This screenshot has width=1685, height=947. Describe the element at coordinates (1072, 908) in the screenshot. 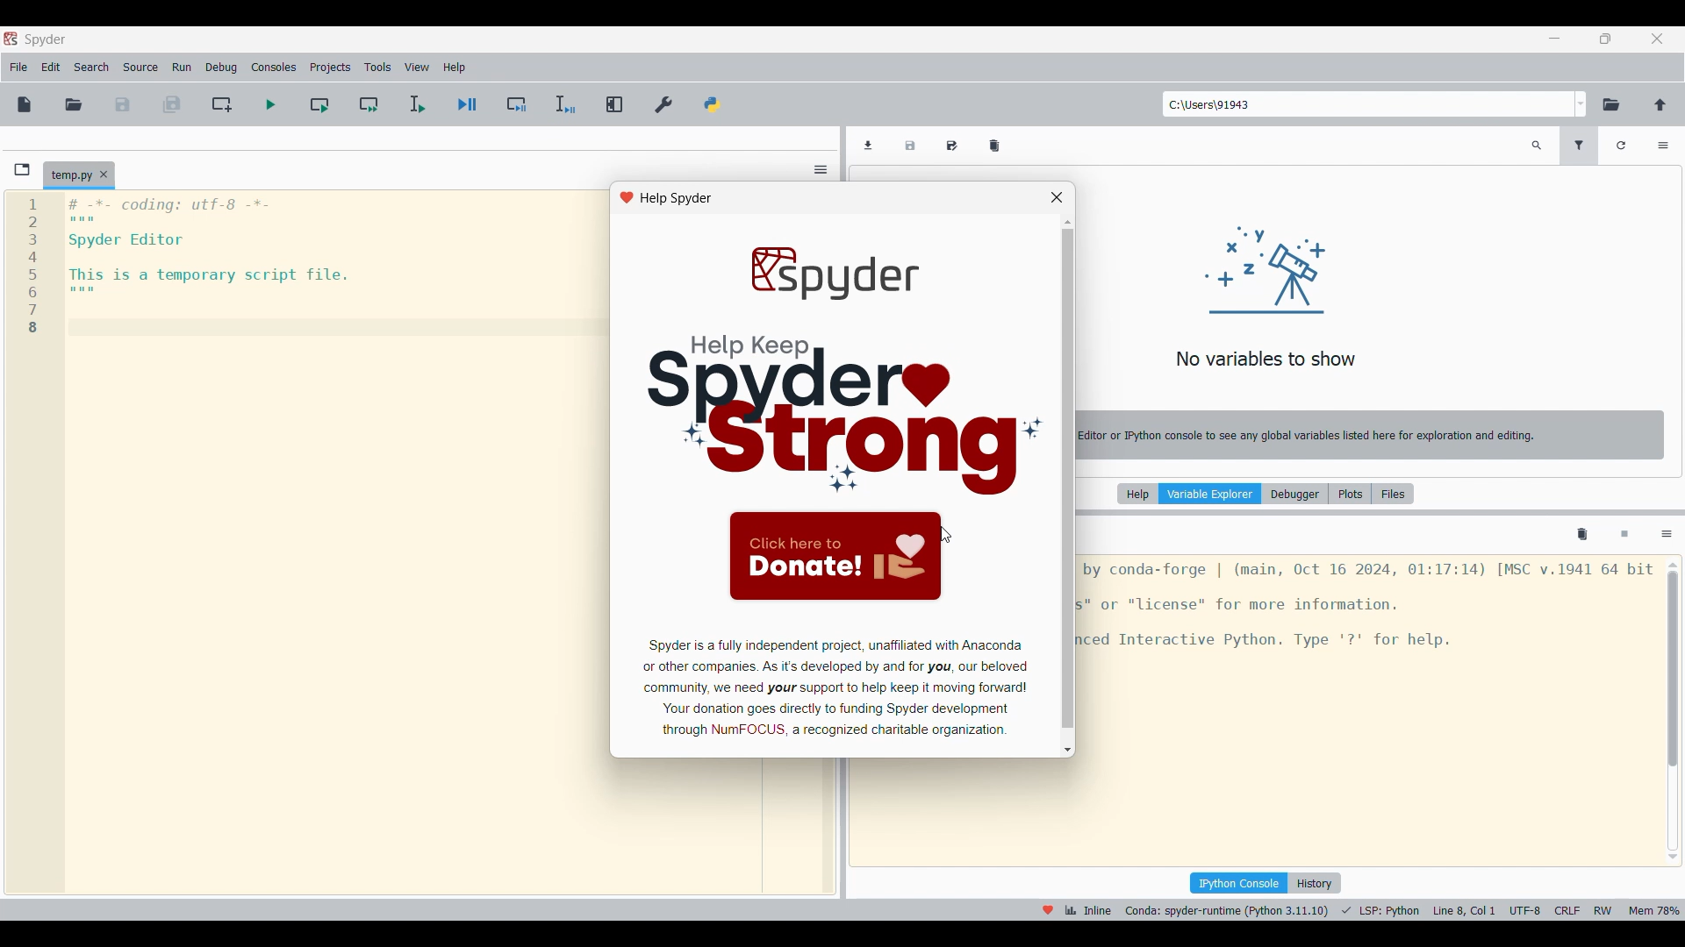

I see `inline` at that location.